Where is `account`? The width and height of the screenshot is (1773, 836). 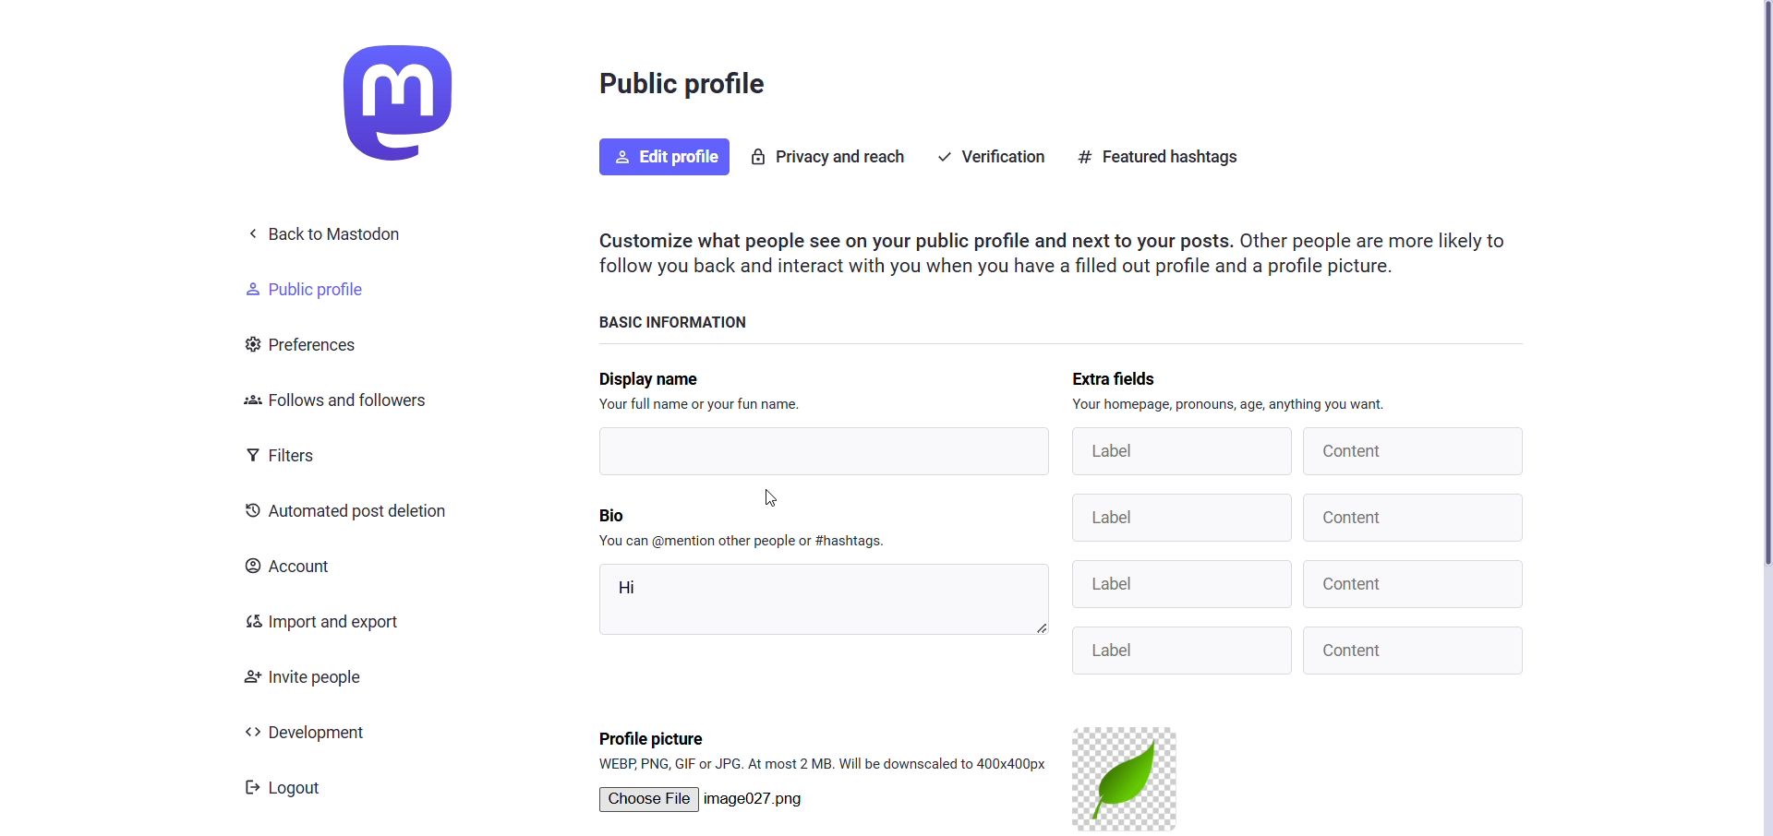 account is located at coordinates (284, 567).